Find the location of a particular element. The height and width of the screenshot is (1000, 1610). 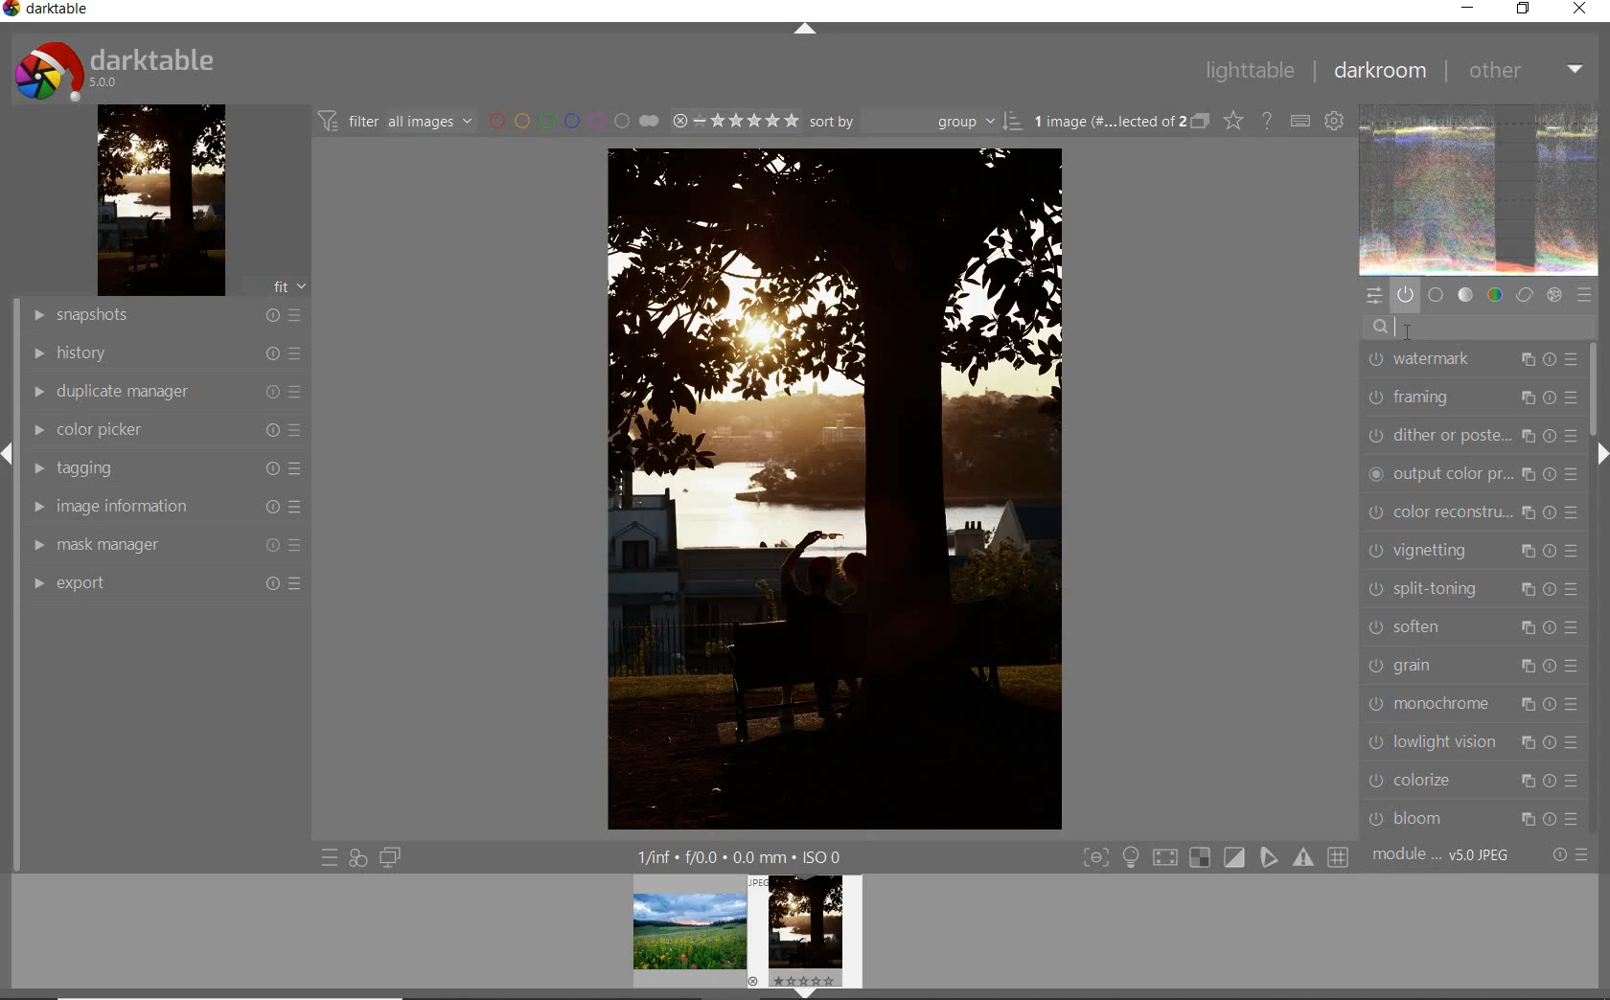

history is located at coordinates (161, 353).